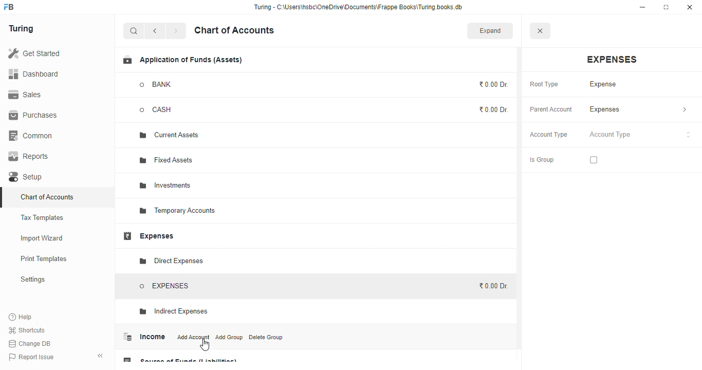 This screenshot has width=702, height=370. I want to click on BANK , so click(156, 85).